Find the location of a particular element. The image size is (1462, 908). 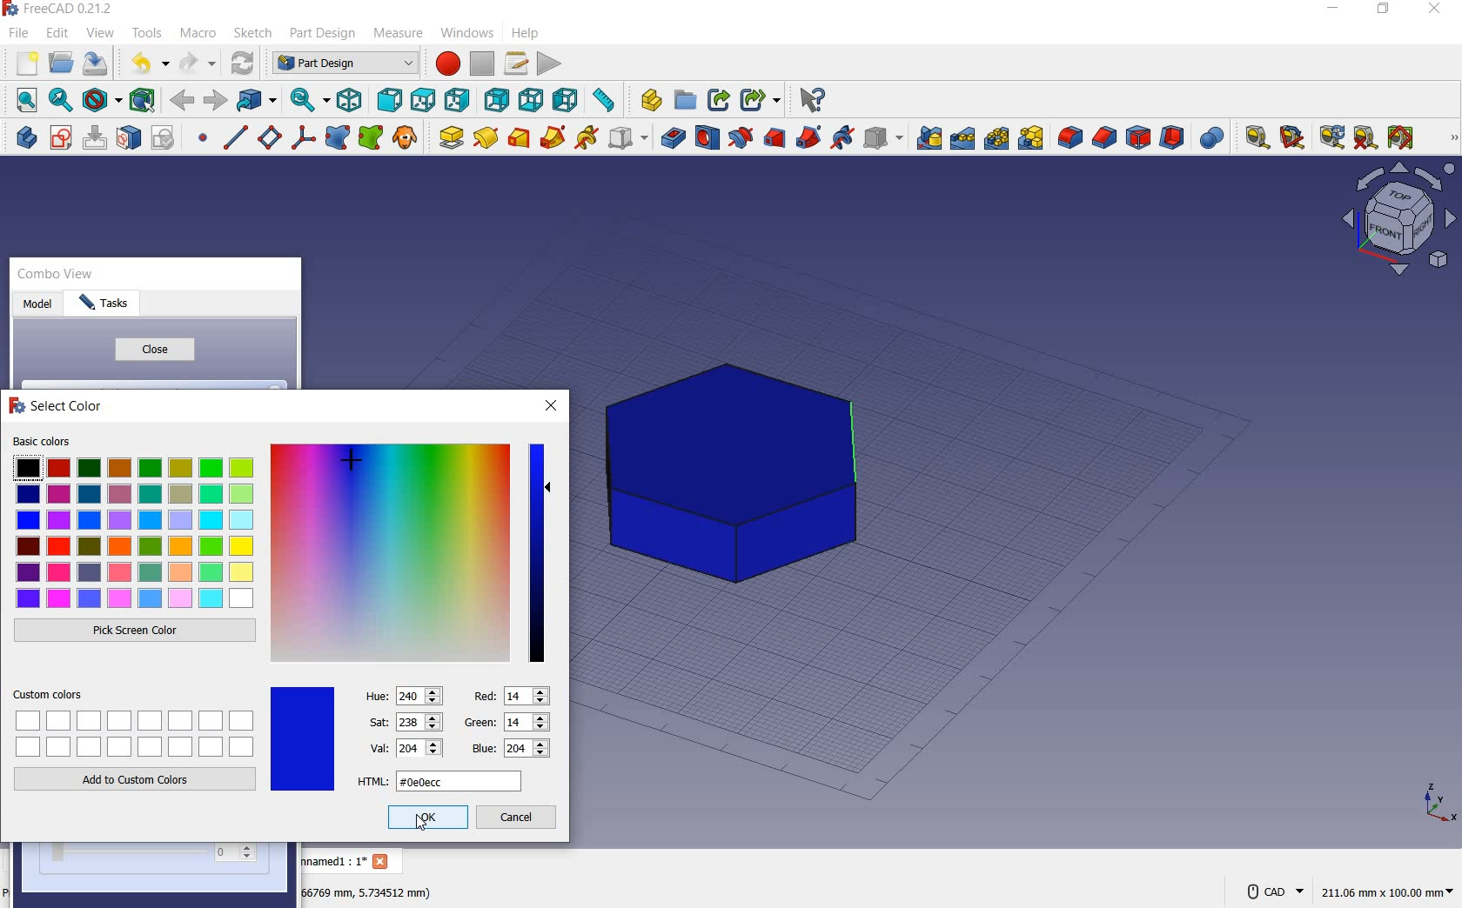

chamfer is located at coordinates (1104, 139).